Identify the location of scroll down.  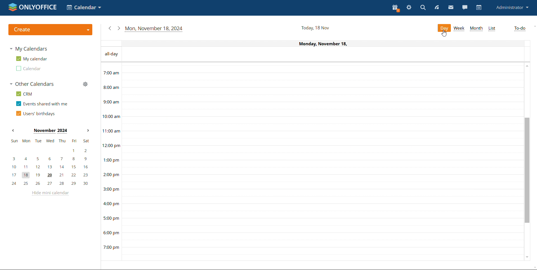
(534, 267).